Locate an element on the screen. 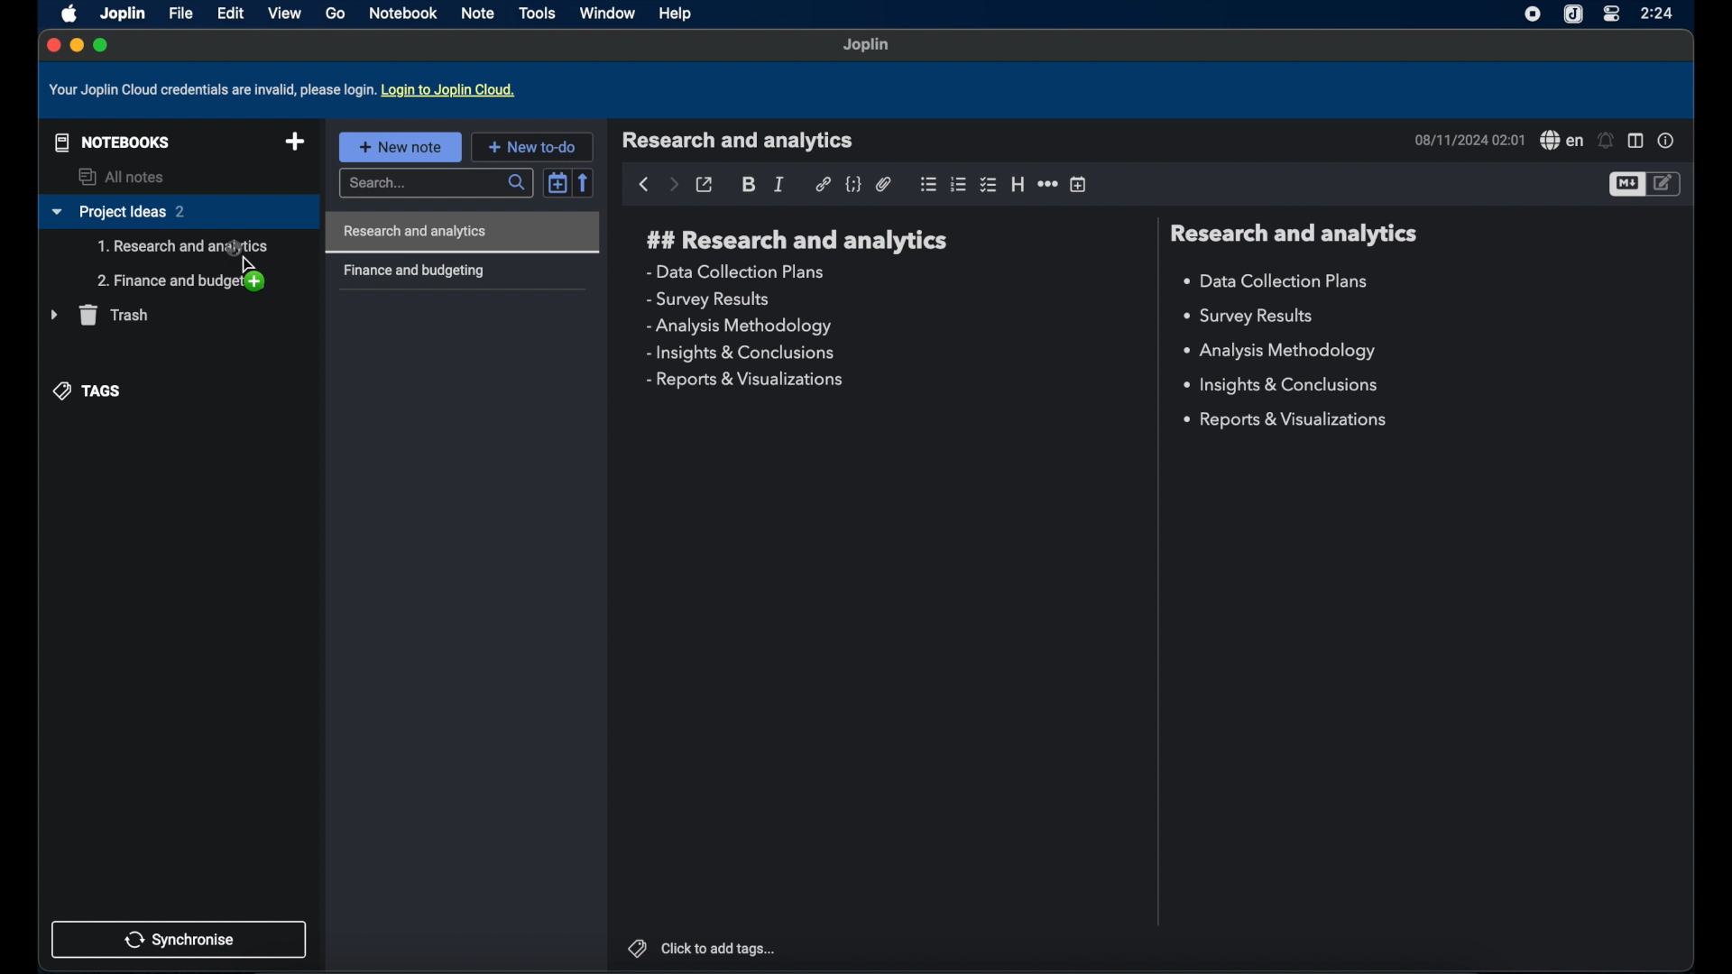 This screenshot has width=1732, height=974. research and analytics is located at coordinates (797, 241).